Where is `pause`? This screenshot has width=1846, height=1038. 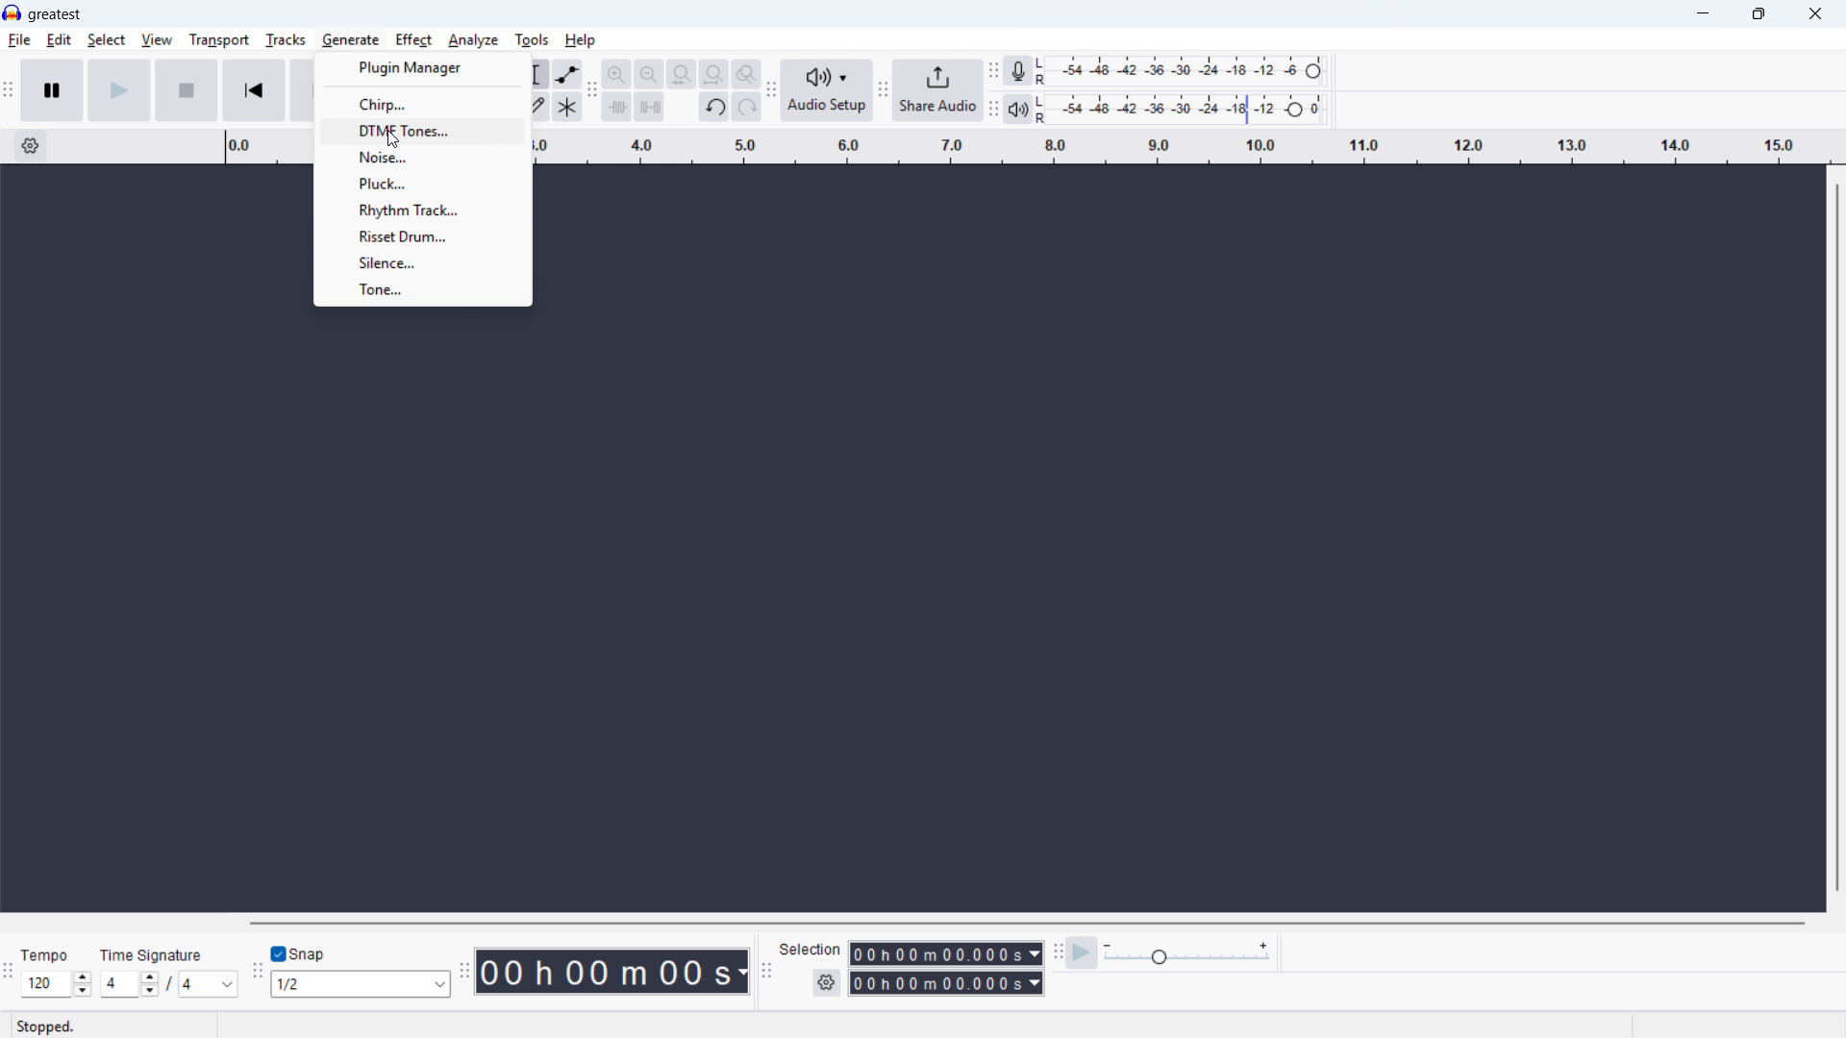
pause is located at coordinates (52, 90).